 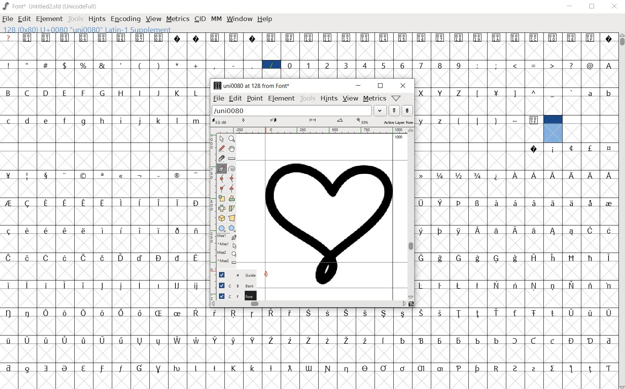 I want to click on glyph, so click(x=252, y=39).